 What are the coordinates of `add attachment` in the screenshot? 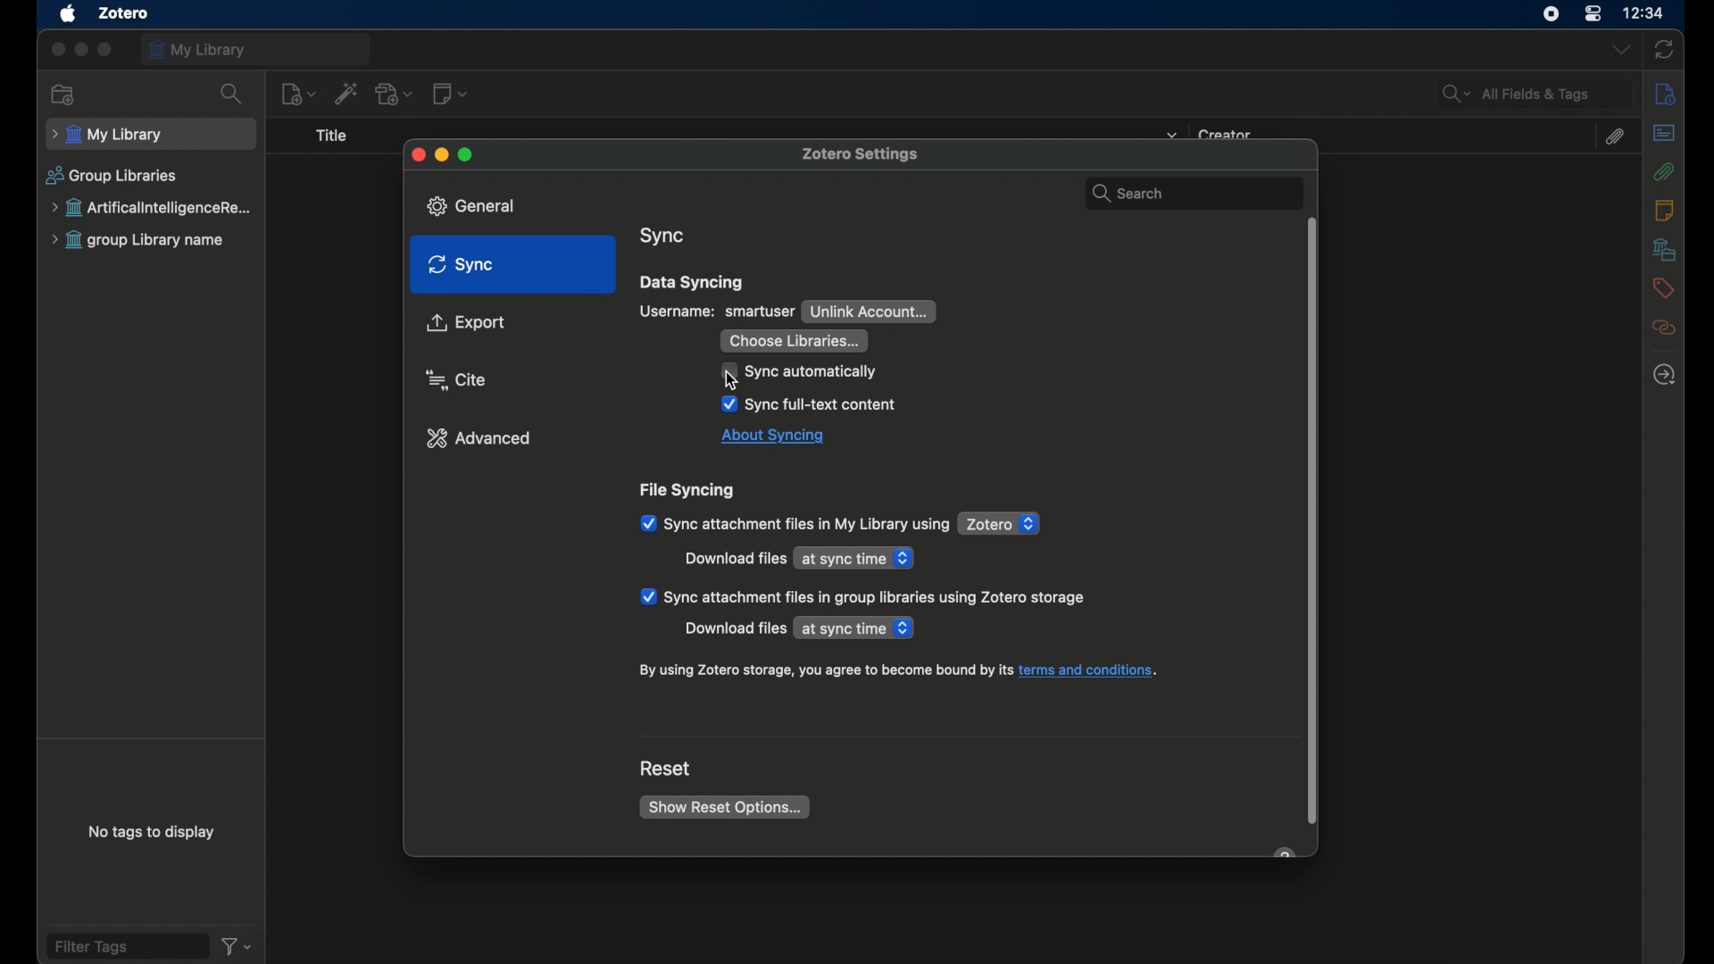 It's located at (395, 94).